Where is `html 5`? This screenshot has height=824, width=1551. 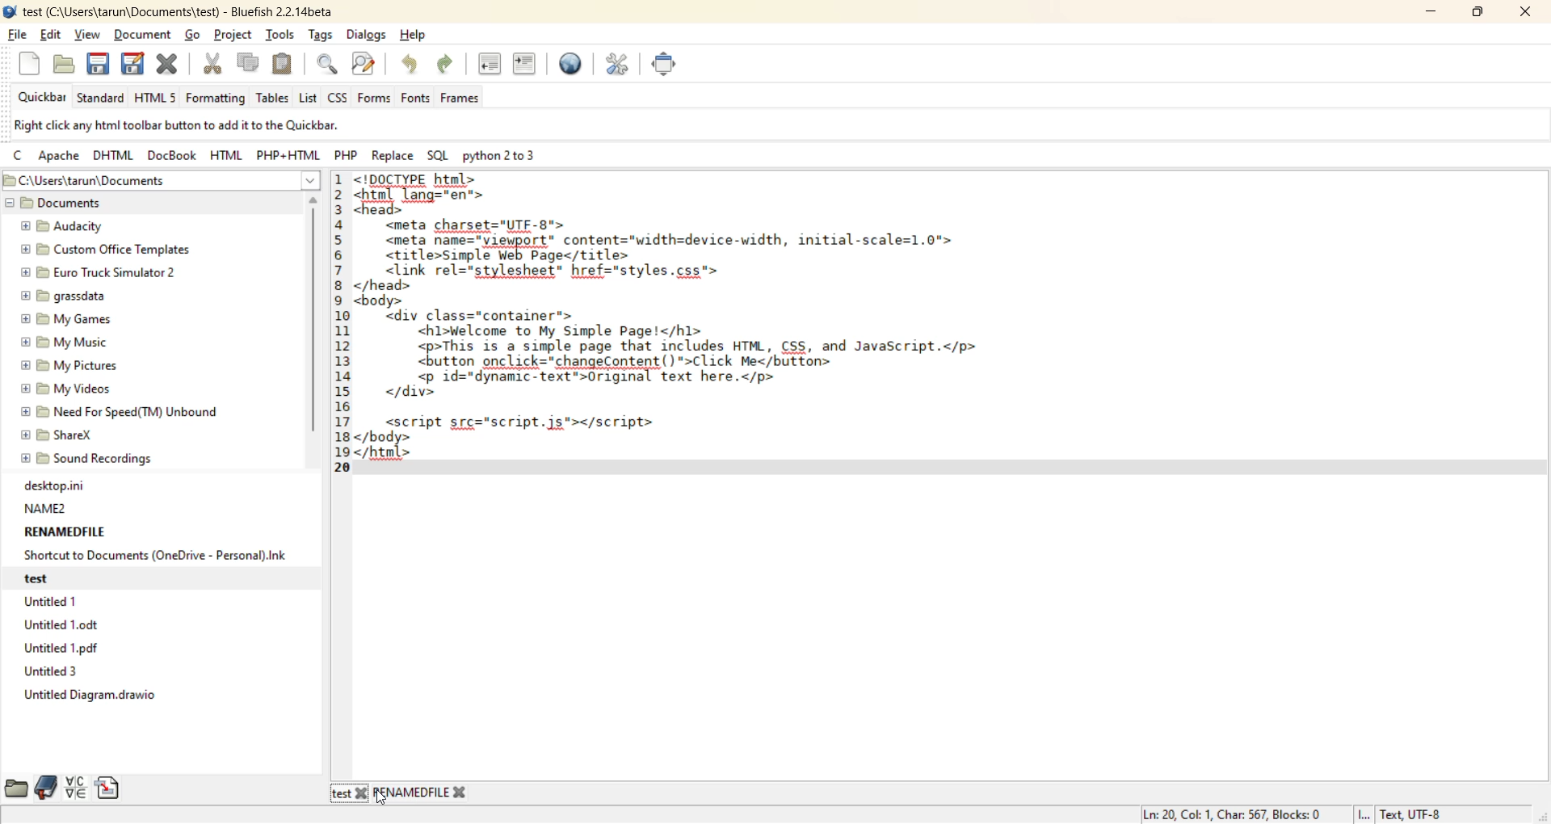
html 5 is located at coordinates (158, 98).